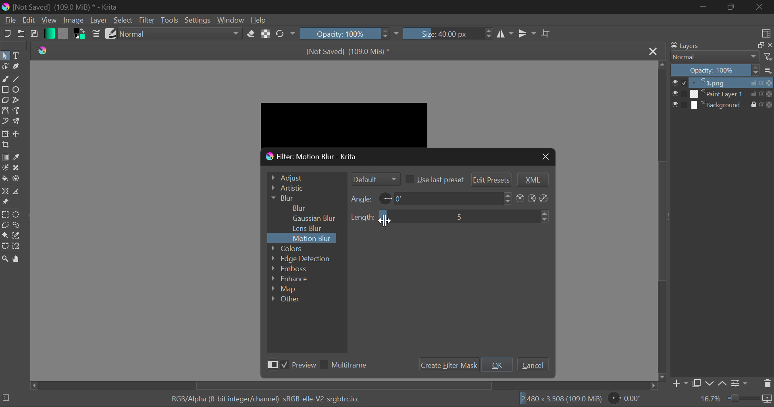 This screenshot has height=407, width=774. Describe the element at coordinates (5, 191) in the screenshot. I see `Assistant Tool` at that location.